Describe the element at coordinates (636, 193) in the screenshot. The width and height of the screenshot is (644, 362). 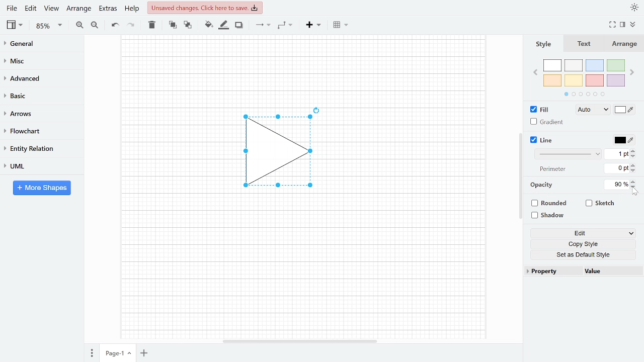
I see `cursor` at that location.